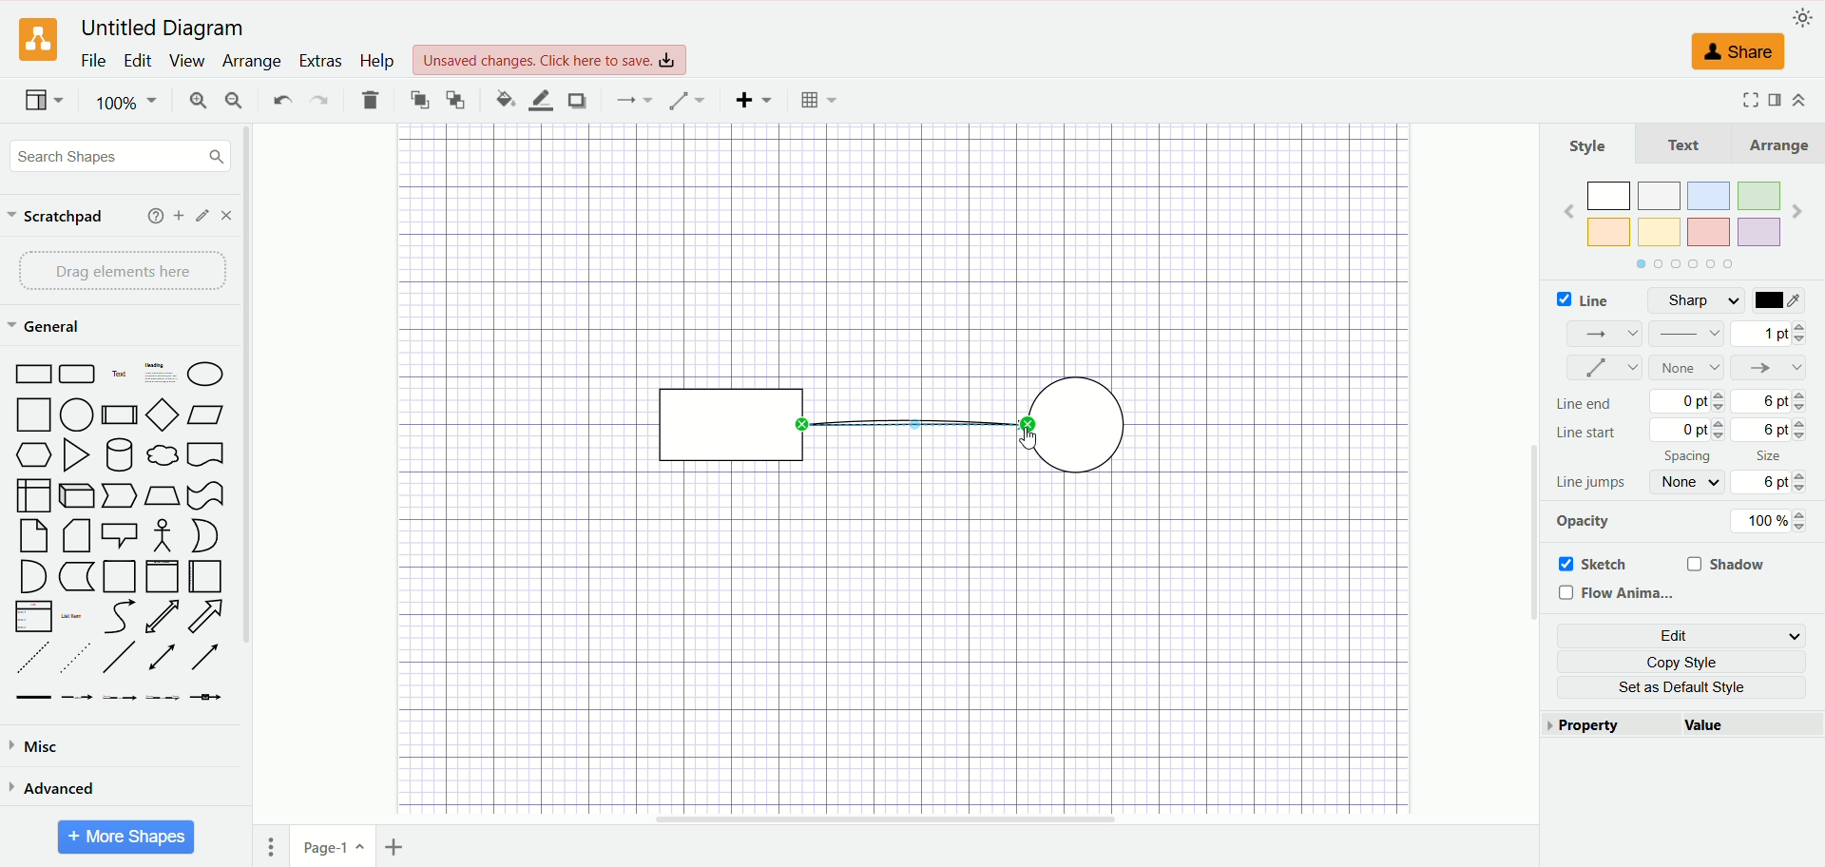 The height and width of the screenshot is (867, 1825). What do you see at coordinates (205, 414) in the screenshot?
I see `Parallelogram` at bounding box center [205, 414].